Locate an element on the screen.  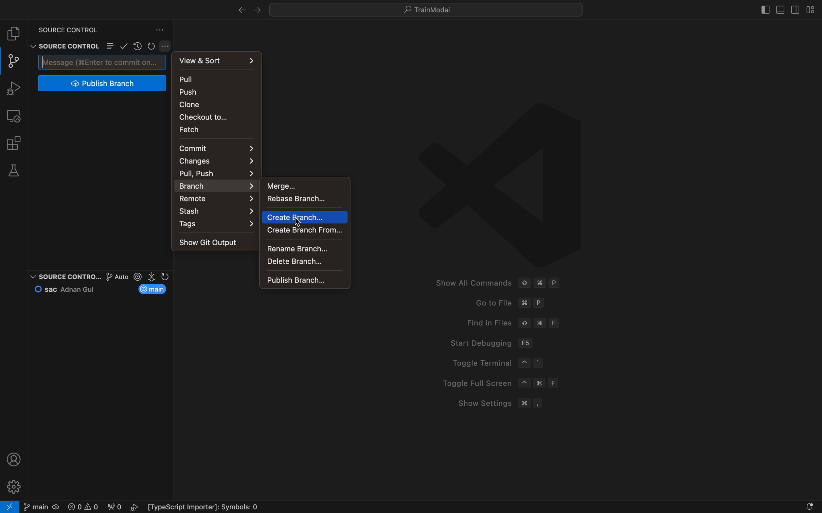
restore is located at coordinates (137, 46).